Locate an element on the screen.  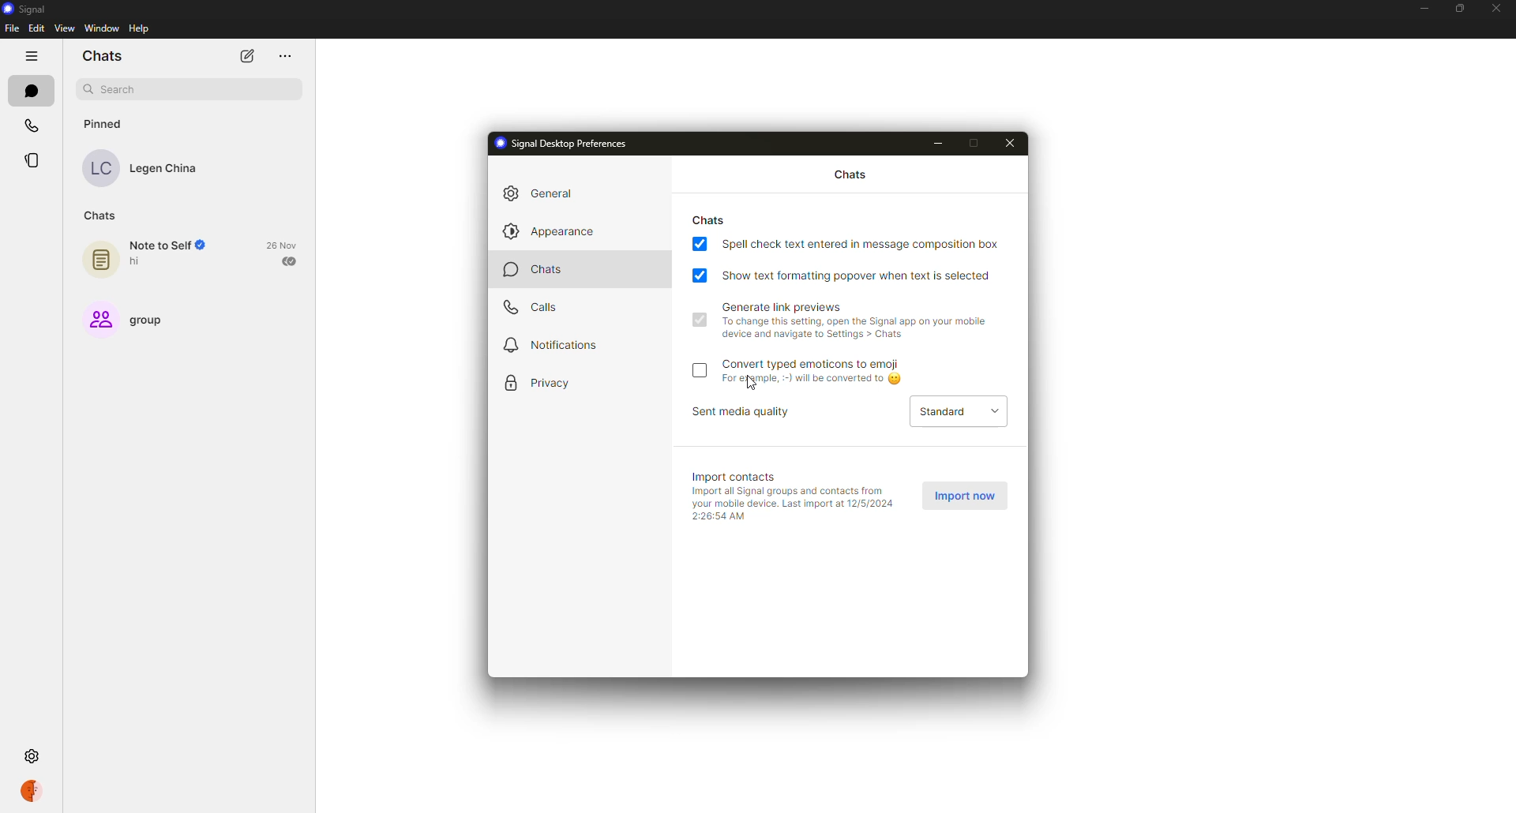
chats is located at coordinates (709, 221).